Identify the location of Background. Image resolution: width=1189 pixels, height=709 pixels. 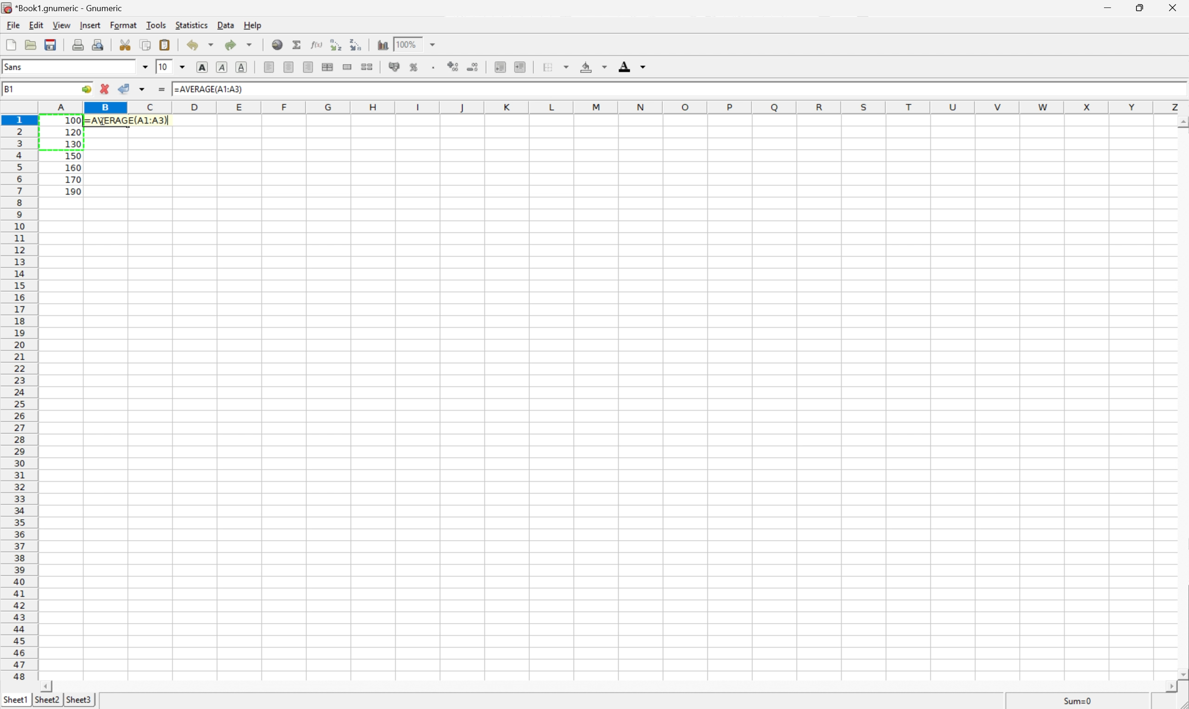
(591, 67).